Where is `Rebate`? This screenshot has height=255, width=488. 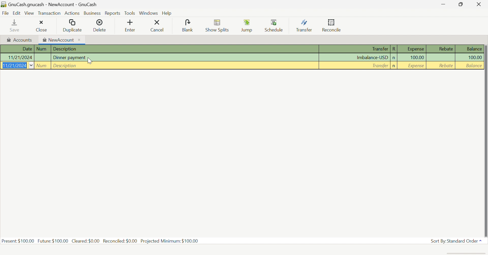
Rebate is located at coordinates (446, 49).